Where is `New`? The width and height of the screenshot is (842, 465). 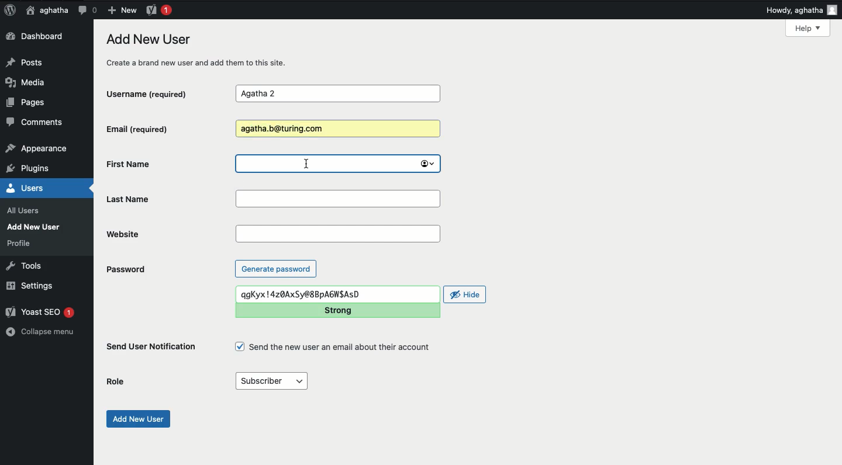
New is located at coordinates (122, 9).